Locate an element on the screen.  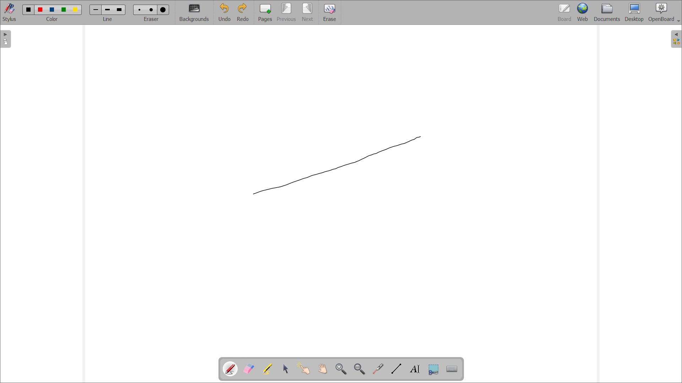
virtual laser pointer is located at coordinates (379, 368).